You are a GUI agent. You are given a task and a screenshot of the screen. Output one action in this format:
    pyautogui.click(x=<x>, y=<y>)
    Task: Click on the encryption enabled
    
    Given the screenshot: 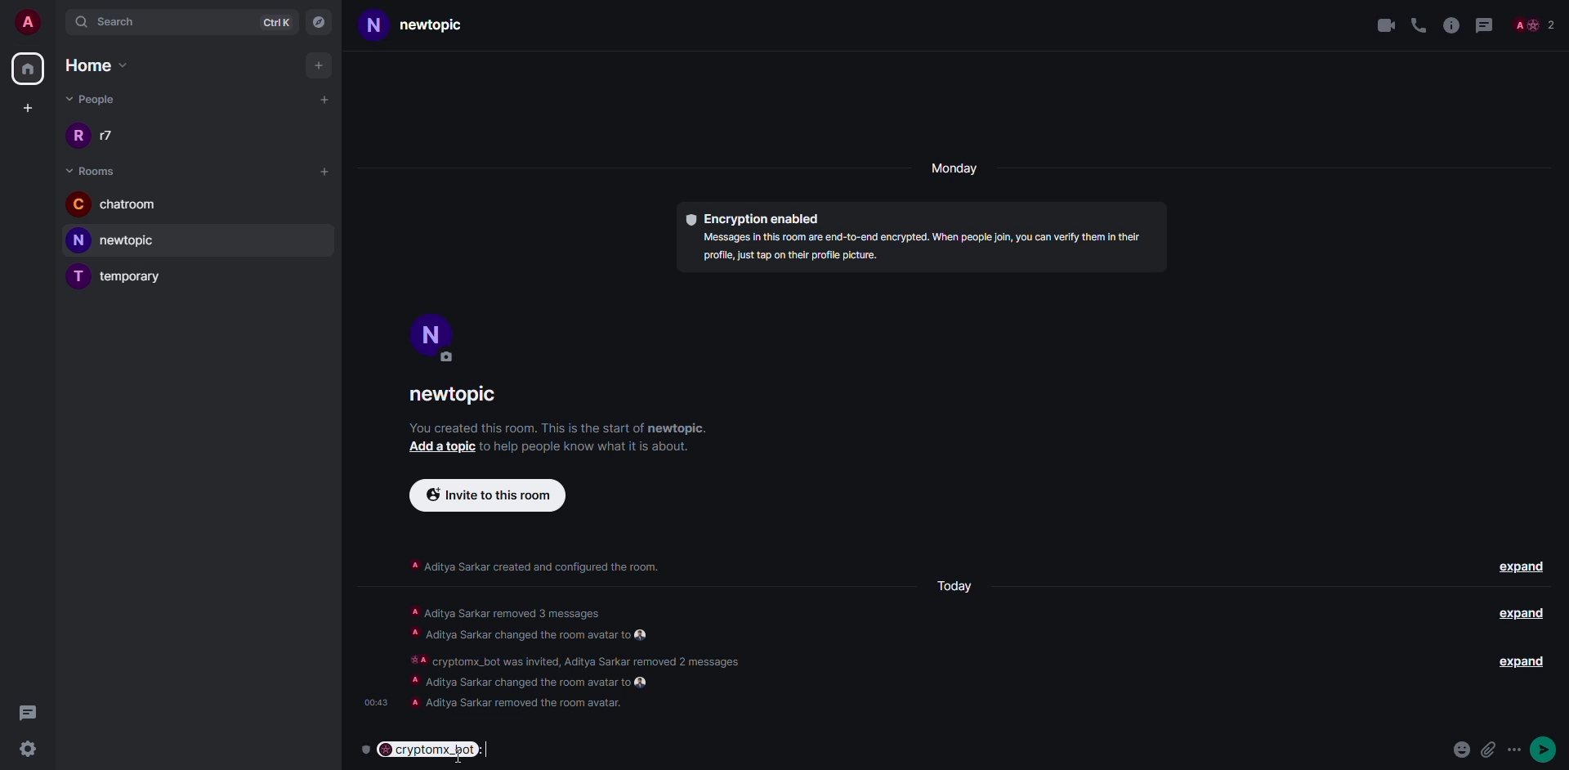 What is the action you would take?
    pyautogui.click(x=752, y=214)
    